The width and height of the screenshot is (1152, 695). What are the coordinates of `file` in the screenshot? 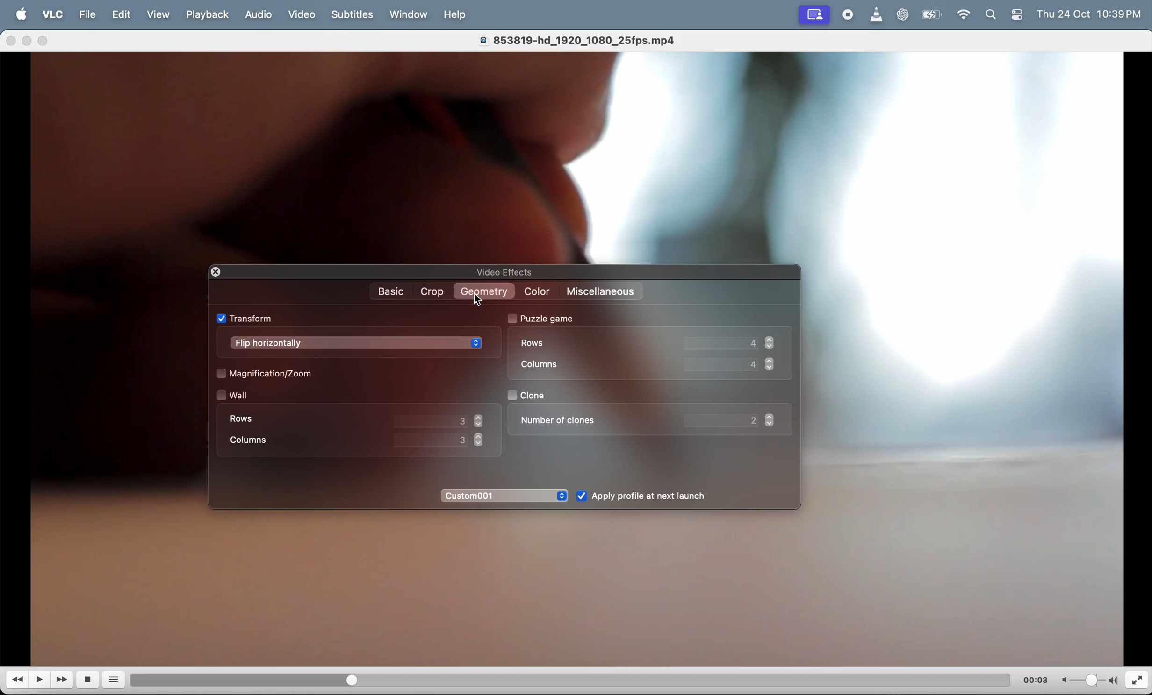 It's located at (87, 15).